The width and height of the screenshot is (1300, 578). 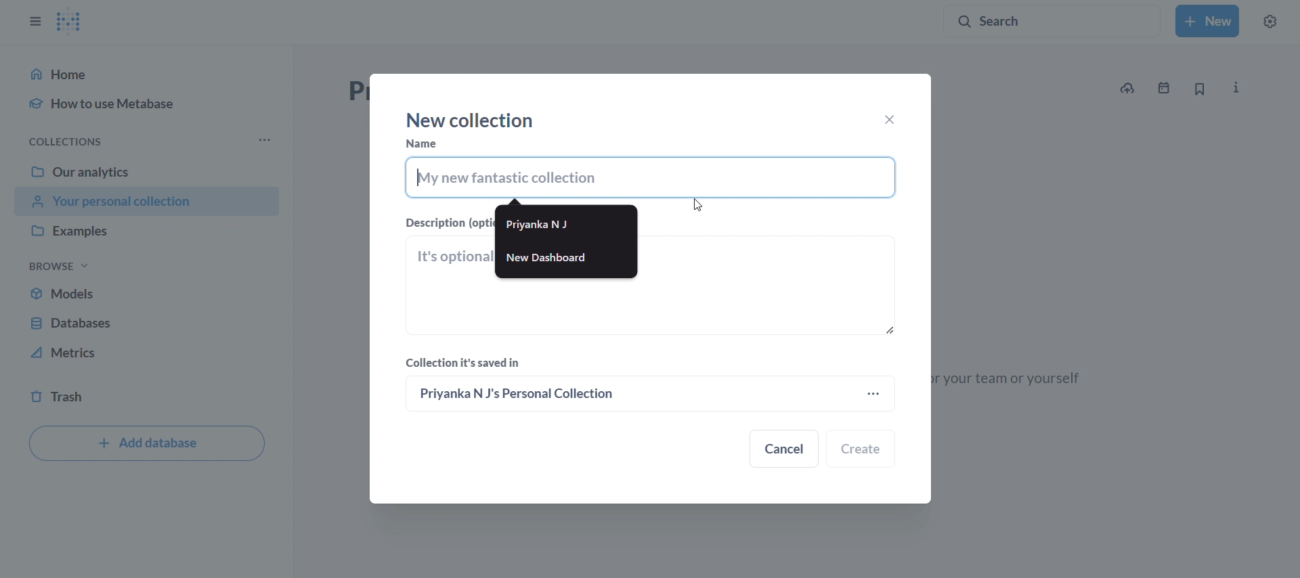 I want to click on upload data to new collecting, so click(x=1125, y=89).